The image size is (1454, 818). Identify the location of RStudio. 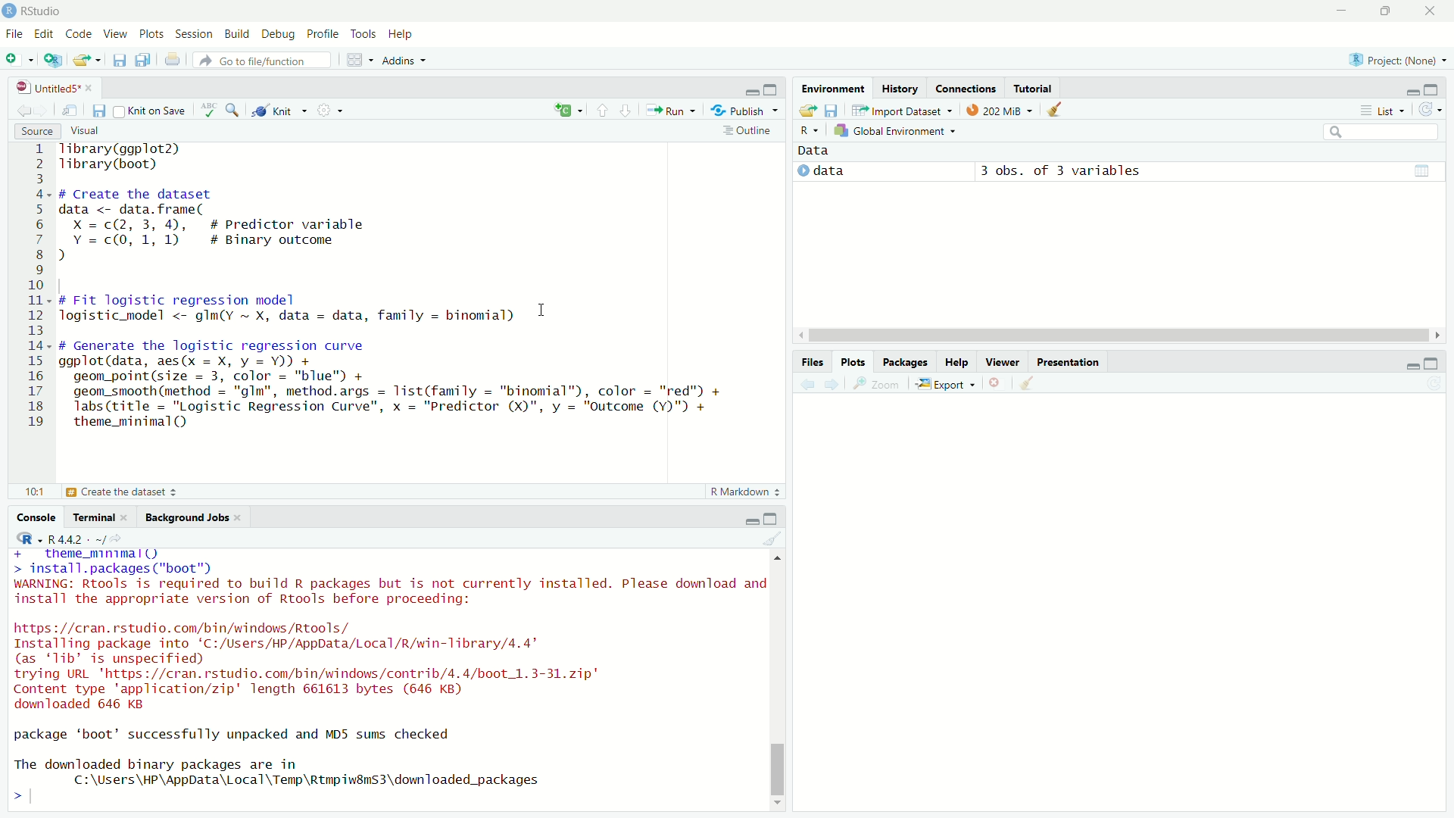
(32, 11).